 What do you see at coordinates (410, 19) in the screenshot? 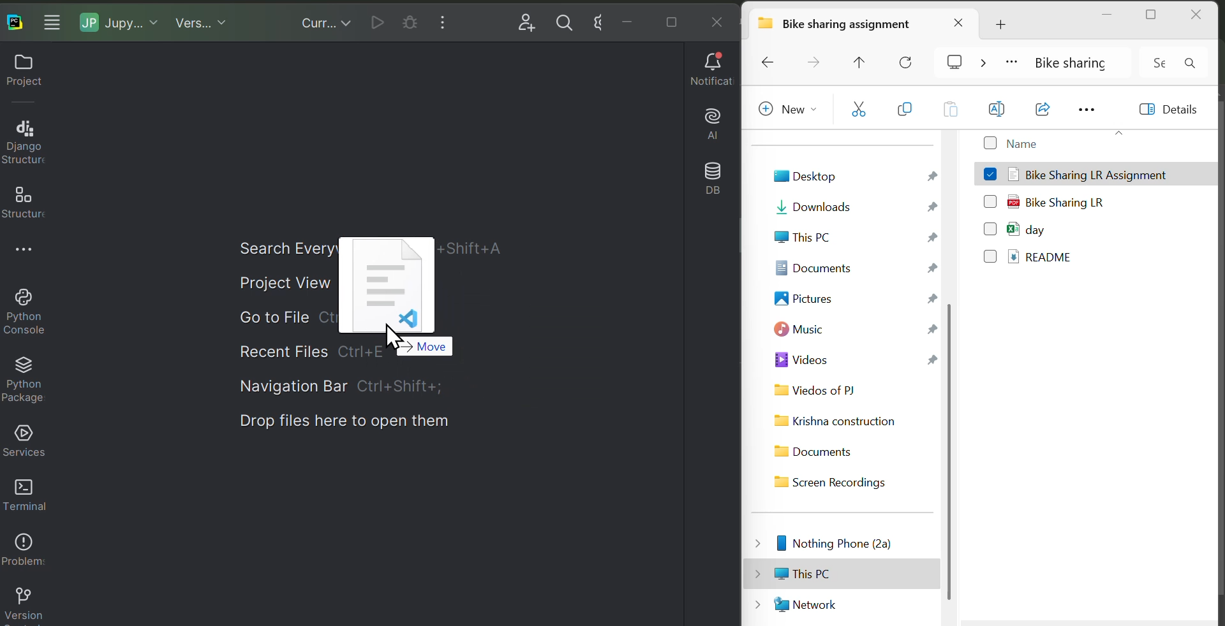
I see `Current cell` at bounding box center [410, 19].